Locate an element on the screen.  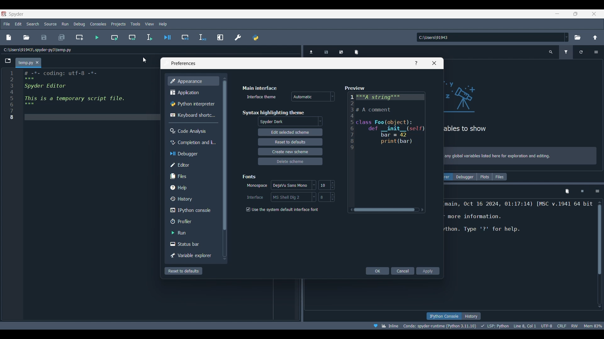
debugger is located at coordinates (187, 153).